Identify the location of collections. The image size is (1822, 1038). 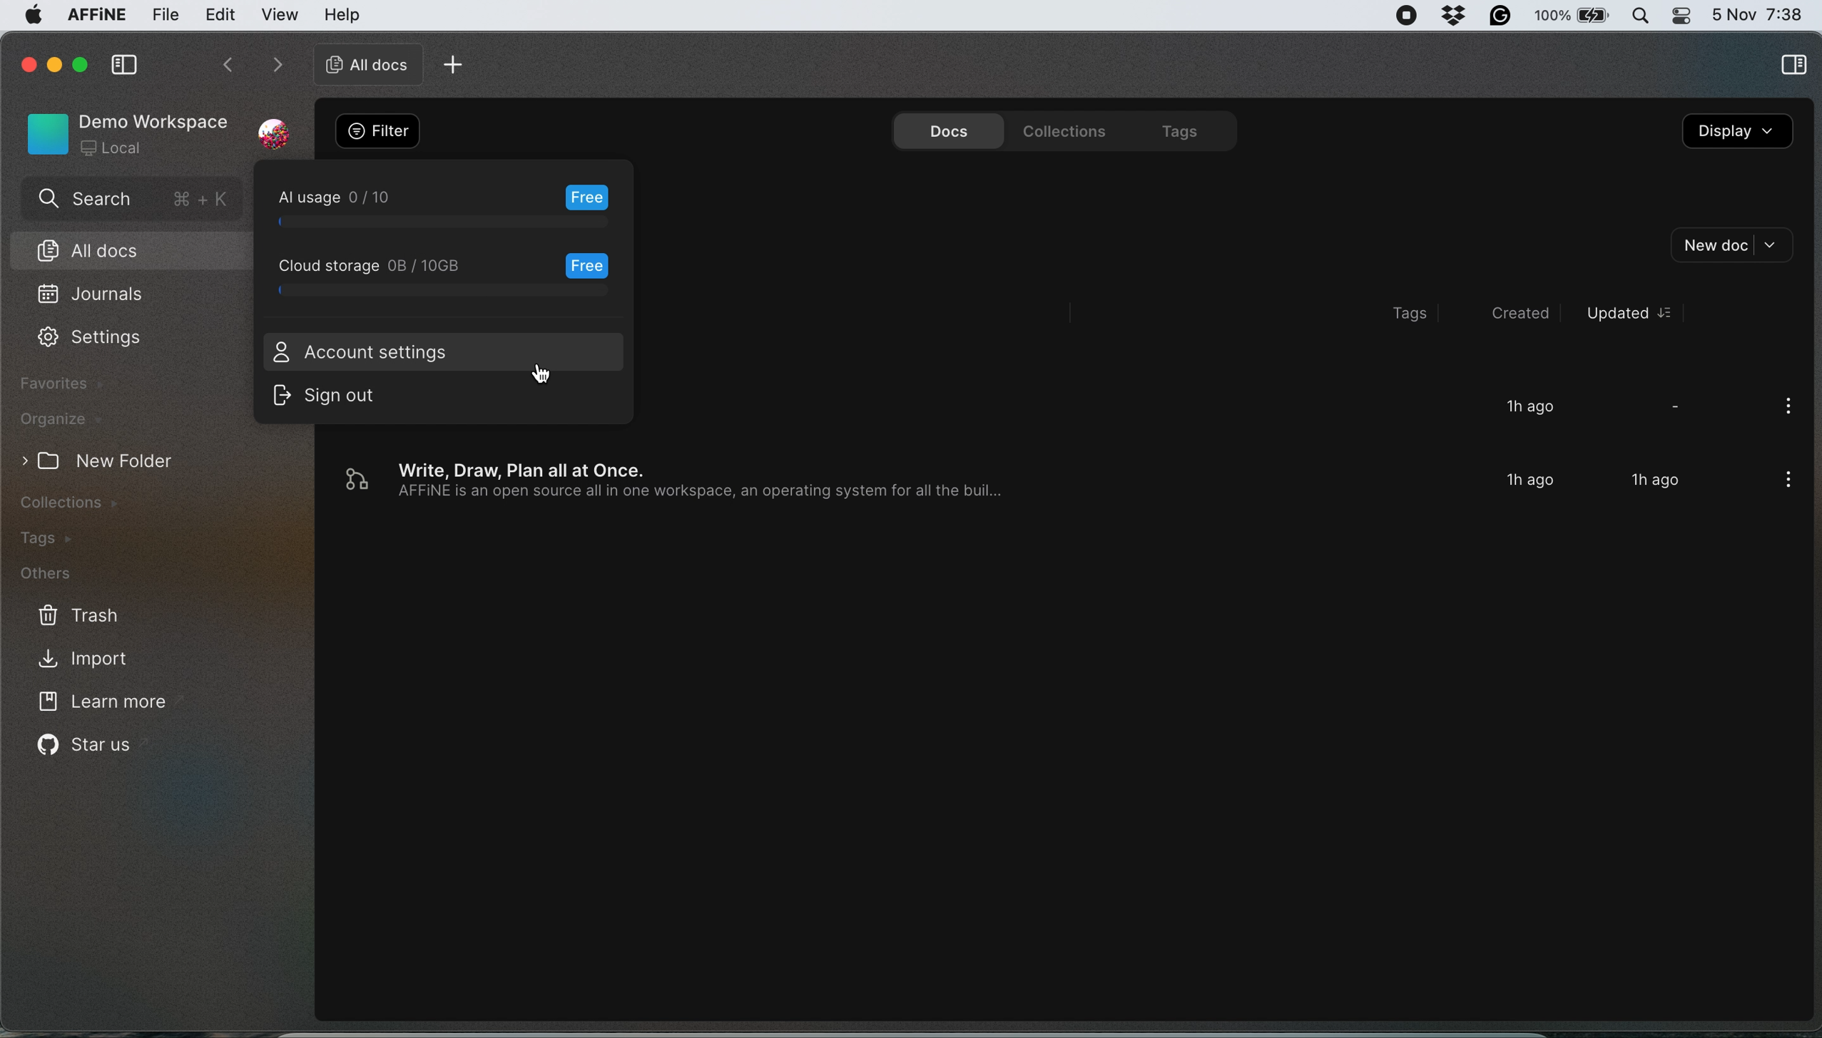
(1059, 129).